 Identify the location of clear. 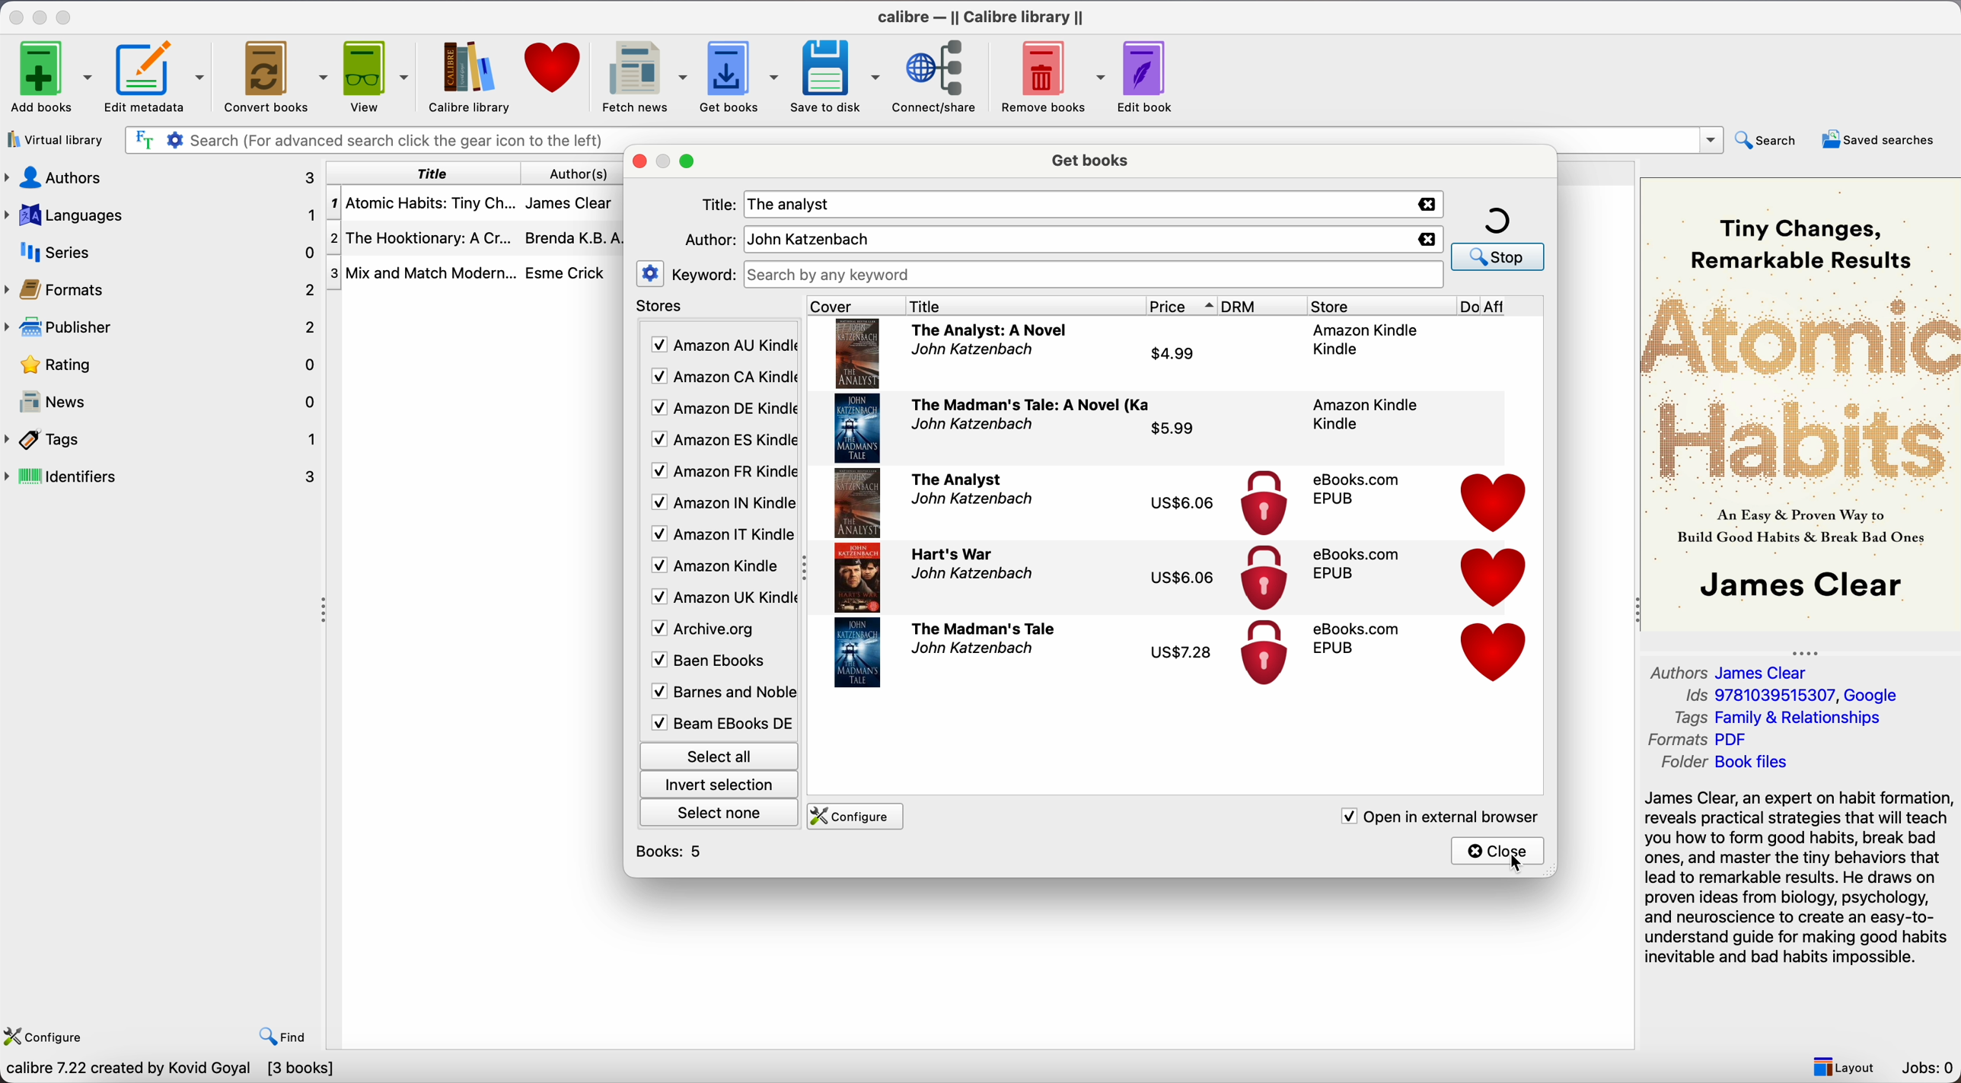
(1429, 240).